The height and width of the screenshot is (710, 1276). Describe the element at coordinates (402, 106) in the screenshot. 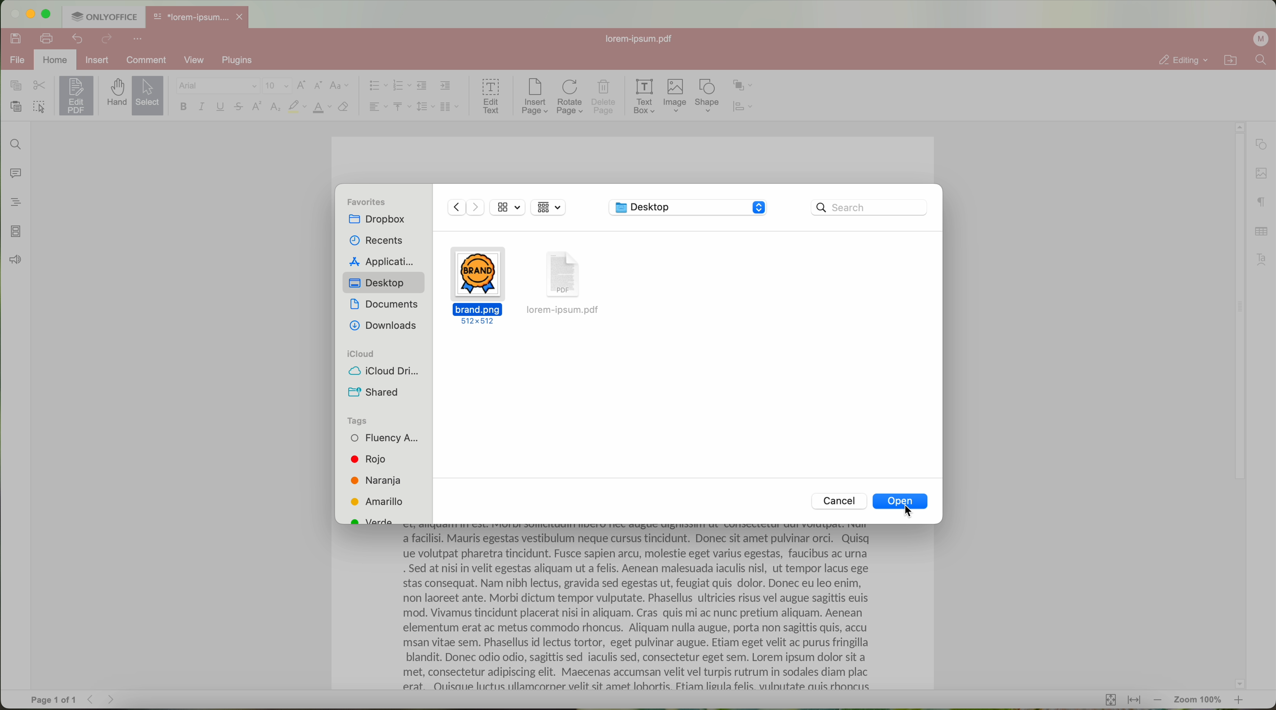

I see `vertical align` at that location.